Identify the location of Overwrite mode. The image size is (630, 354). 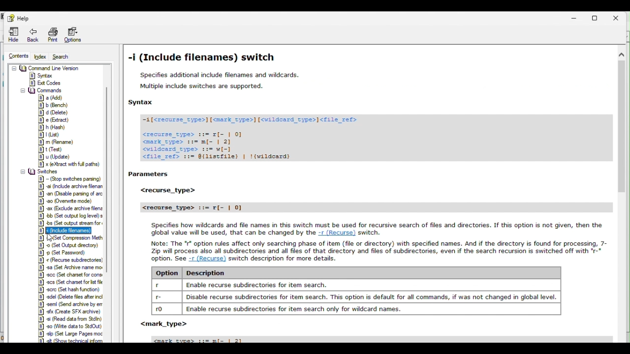
(67, 202).